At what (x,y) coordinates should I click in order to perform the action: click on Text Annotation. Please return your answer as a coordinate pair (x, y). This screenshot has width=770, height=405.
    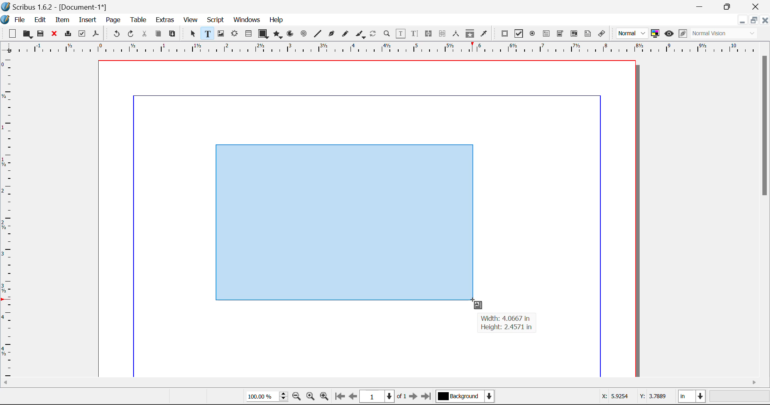
    Looking at the image, I should click on (588, 34).